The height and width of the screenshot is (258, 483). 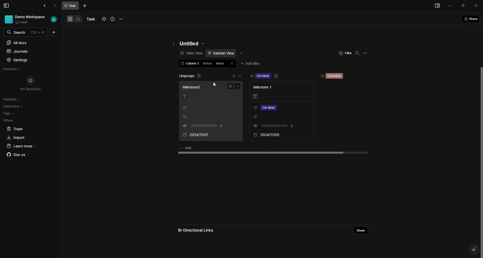 What do you see at coordinates (69, 19) in the screenshot?
I see `View 1` at bounding box center [69, 19].